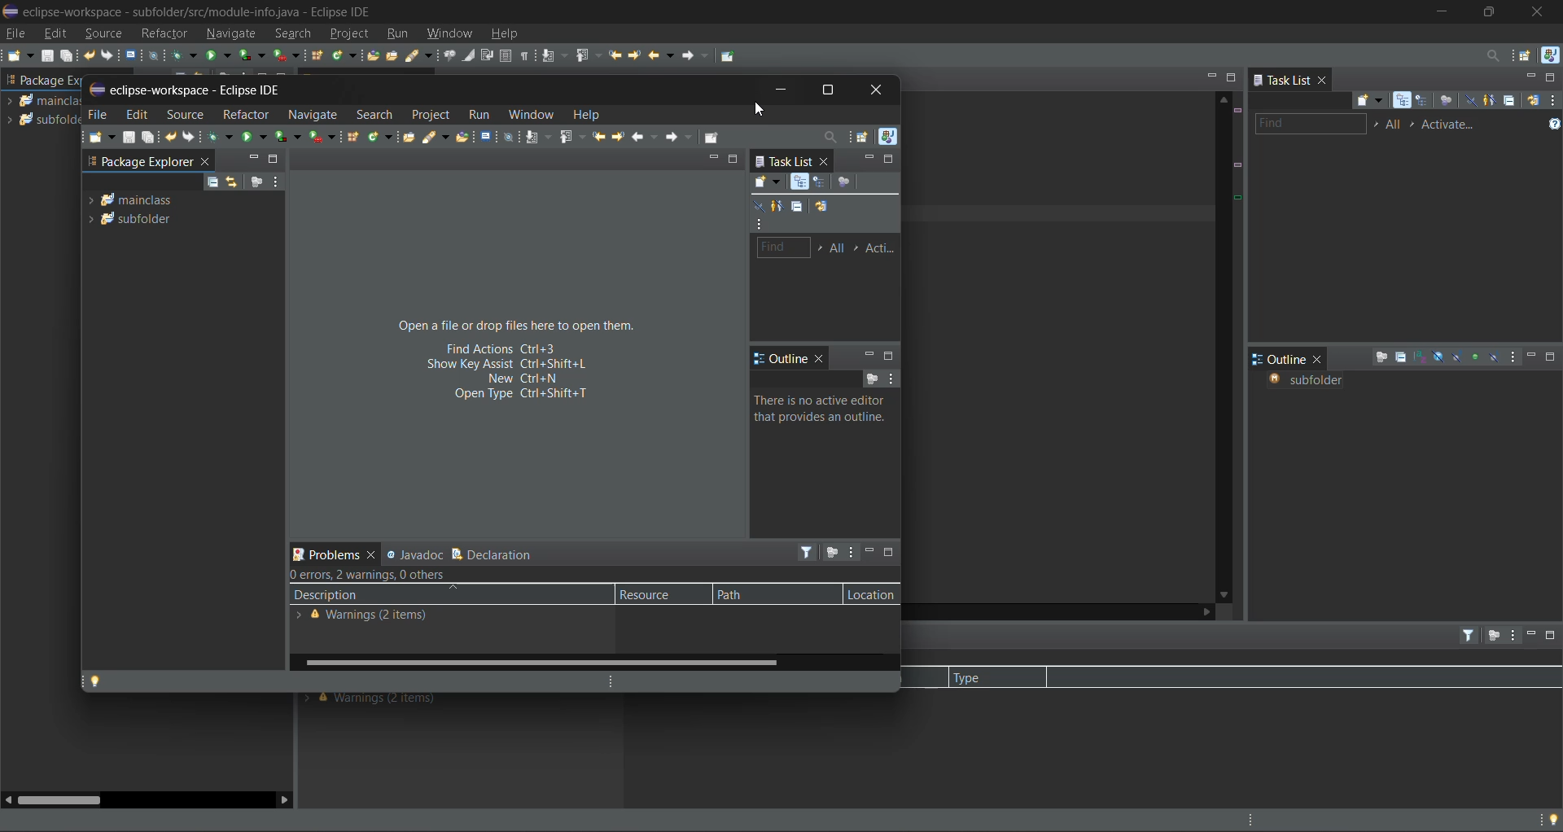 The width and height of the screenshot is (1563, 832). Describe the element at coordinates (352, 138) in the screenshot. I see `new java package` at that location.